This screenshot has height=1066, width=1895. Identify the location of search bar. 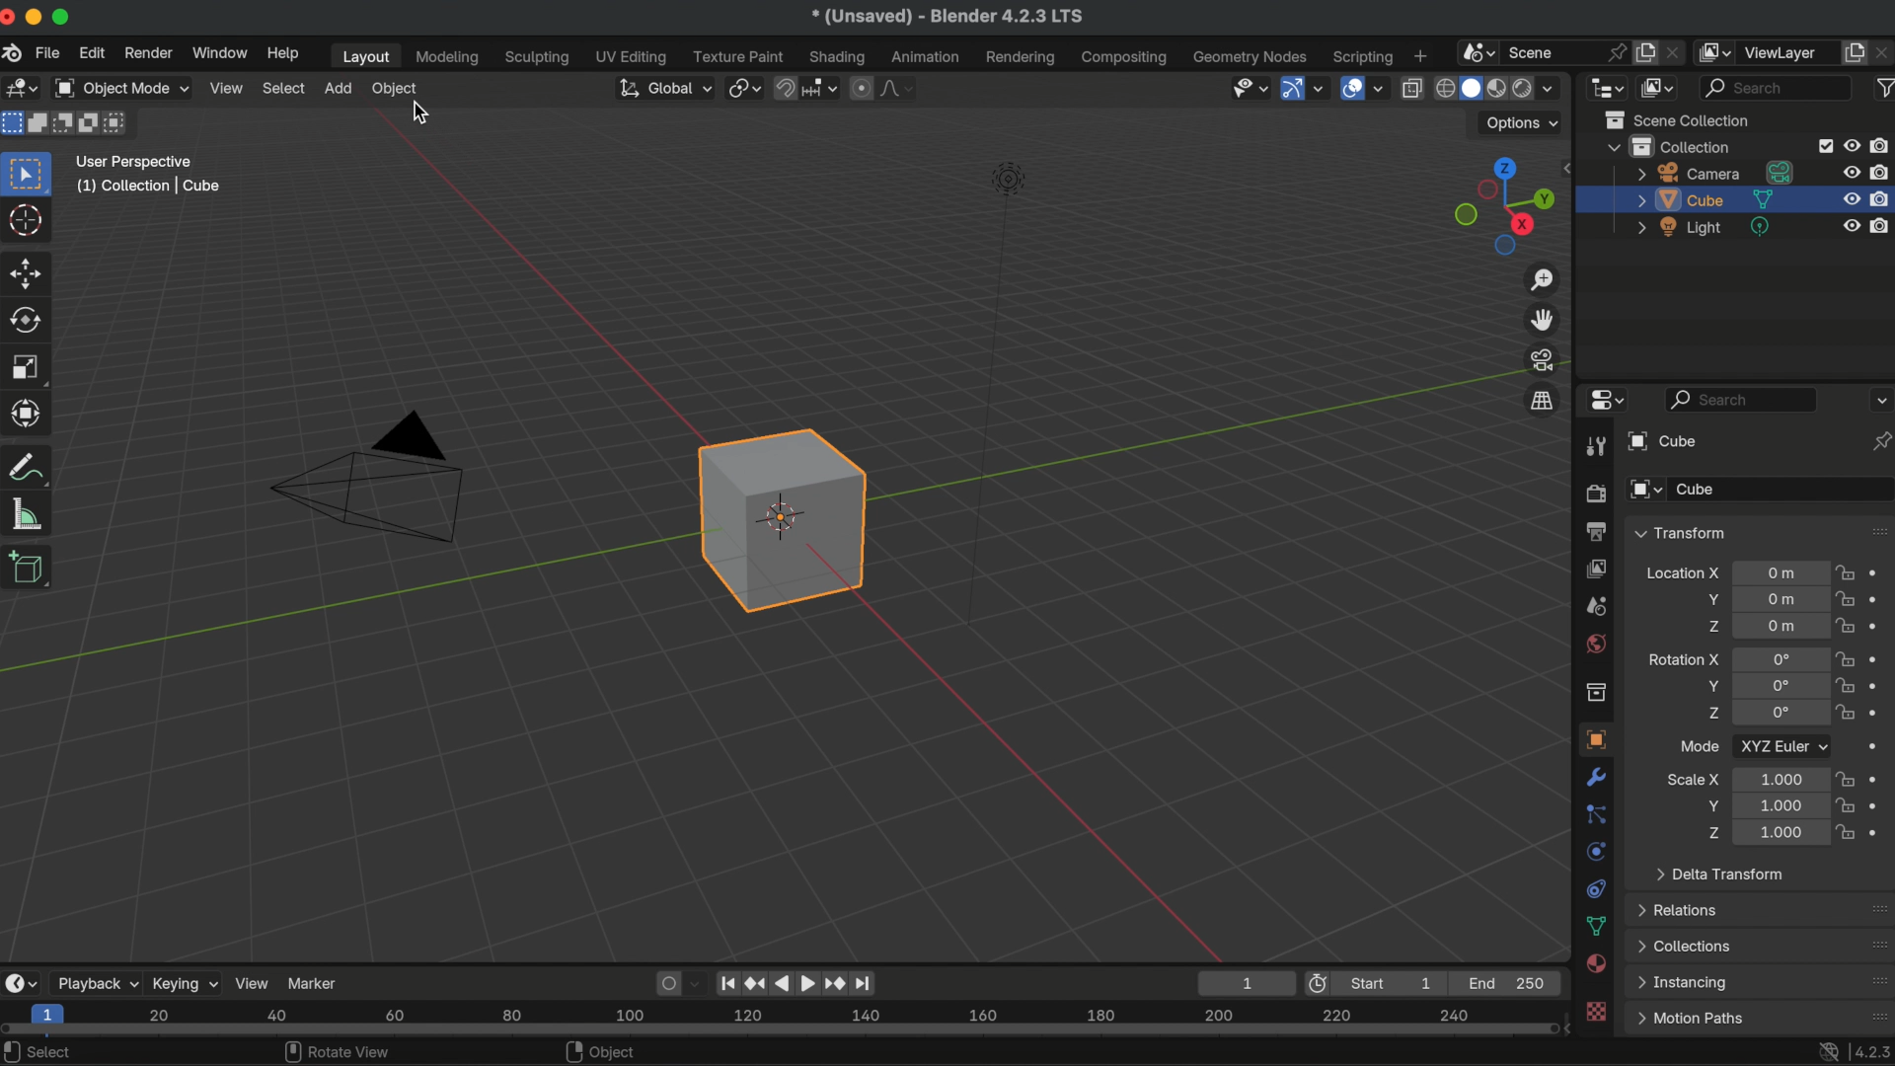
(1742, 399).